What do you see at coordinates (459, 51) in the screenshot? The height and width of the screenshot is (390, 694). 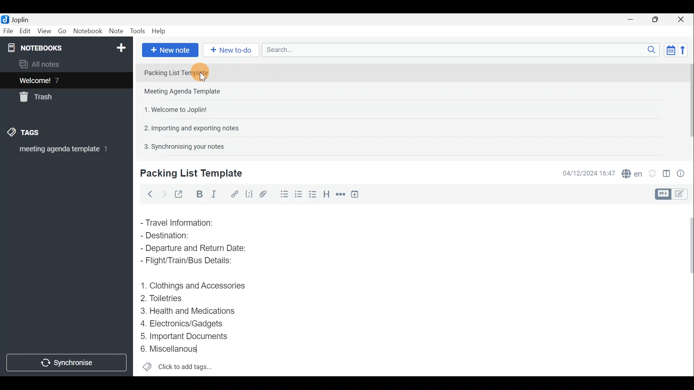 I see `Search bar` at bounding box center [459, 51].